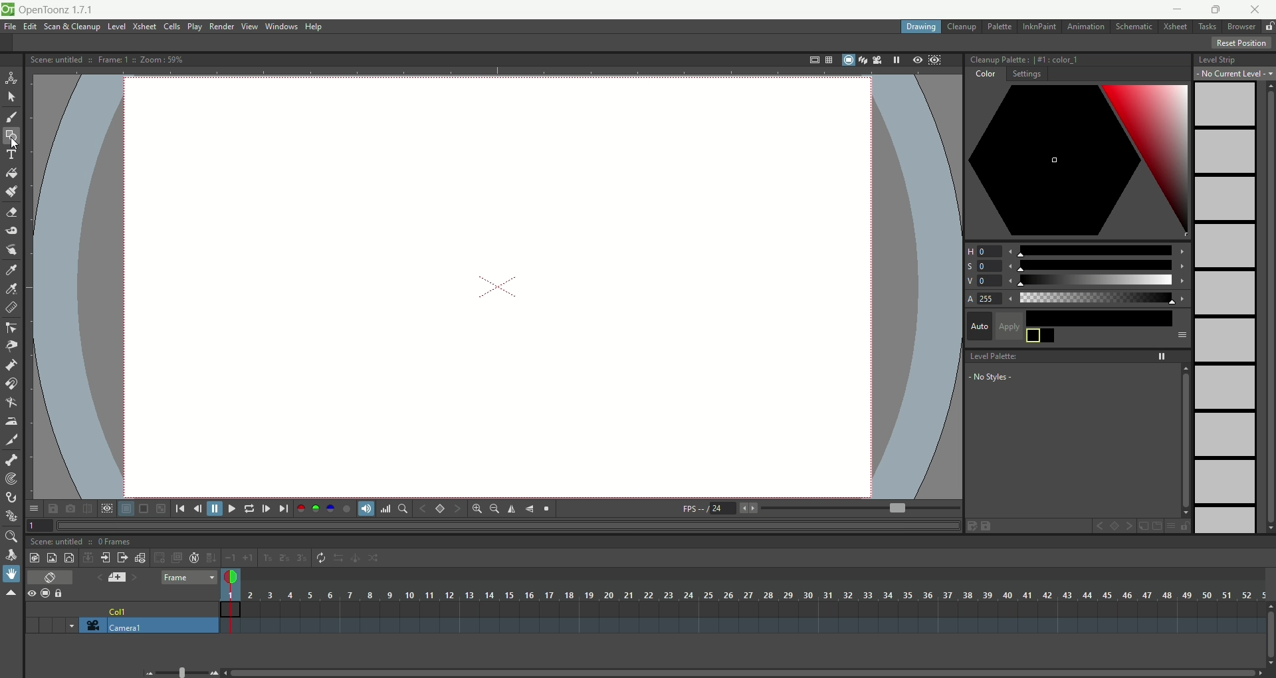 This screenshot has width=1276, height=678. Describe the element at coordinates (11, 364) in the screenshot. I see `pump ` at that location.